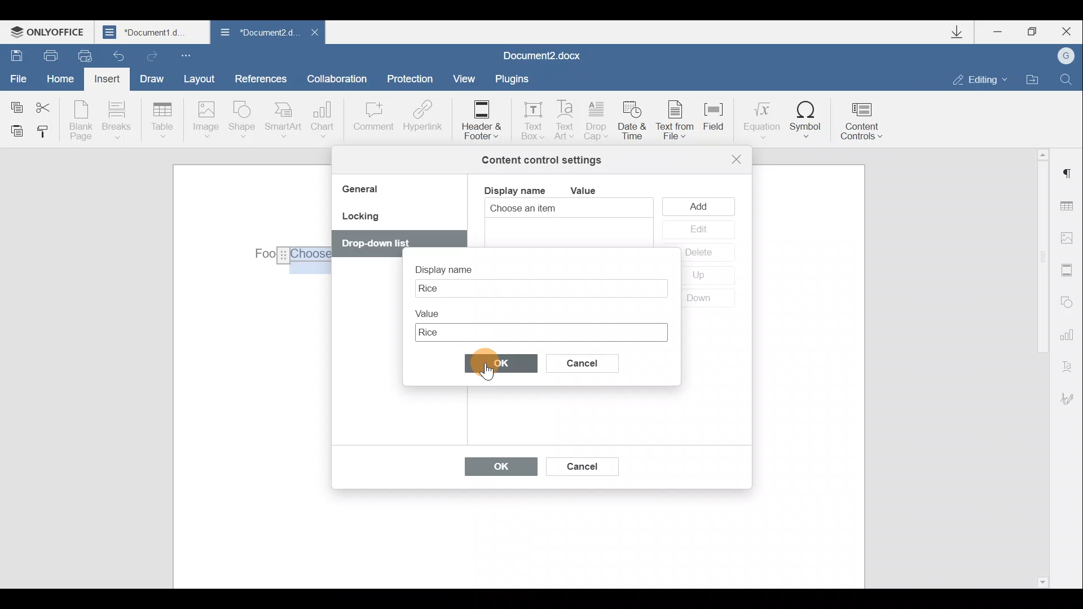 The height and width of the screenshot is (609, 1083). What do you see at coordinates (364, 191) in the screenshot?
I see `General` at bounding box center [364, 191].